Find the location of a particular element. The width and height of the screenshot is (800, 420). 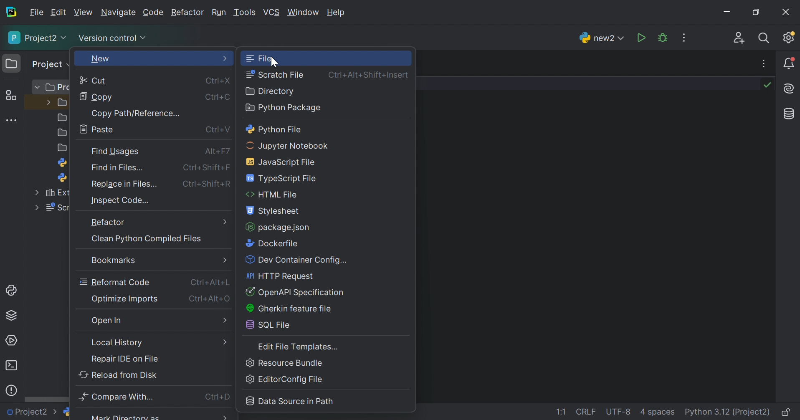

Notifications is located at coordinates (790, 63).